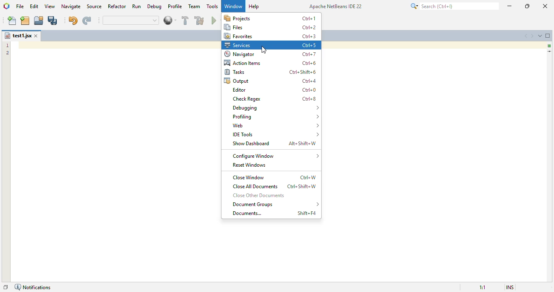 The width and height of the screenshot is (554, 292). Describe the element at coordinates (18, 35) in the screenshot. I see `file name` at that location.